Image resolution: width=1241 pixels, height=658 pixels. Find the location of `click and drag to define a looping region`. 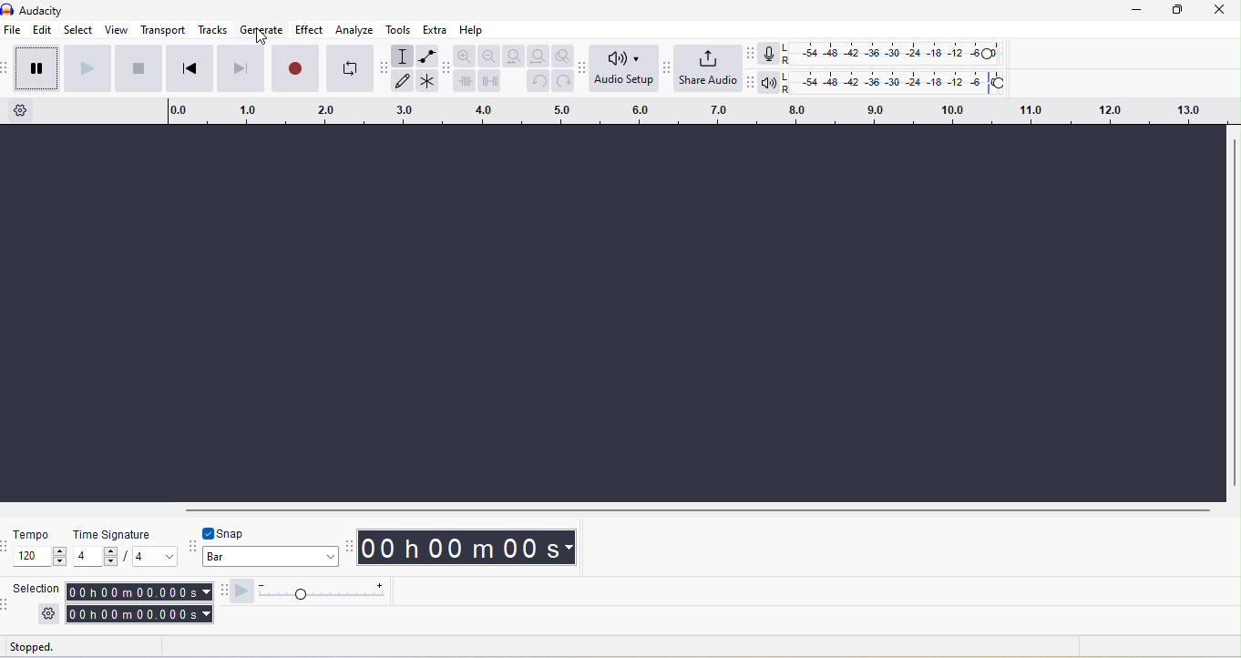

click and drag to define a looping region is located at coordinates (692, 109).